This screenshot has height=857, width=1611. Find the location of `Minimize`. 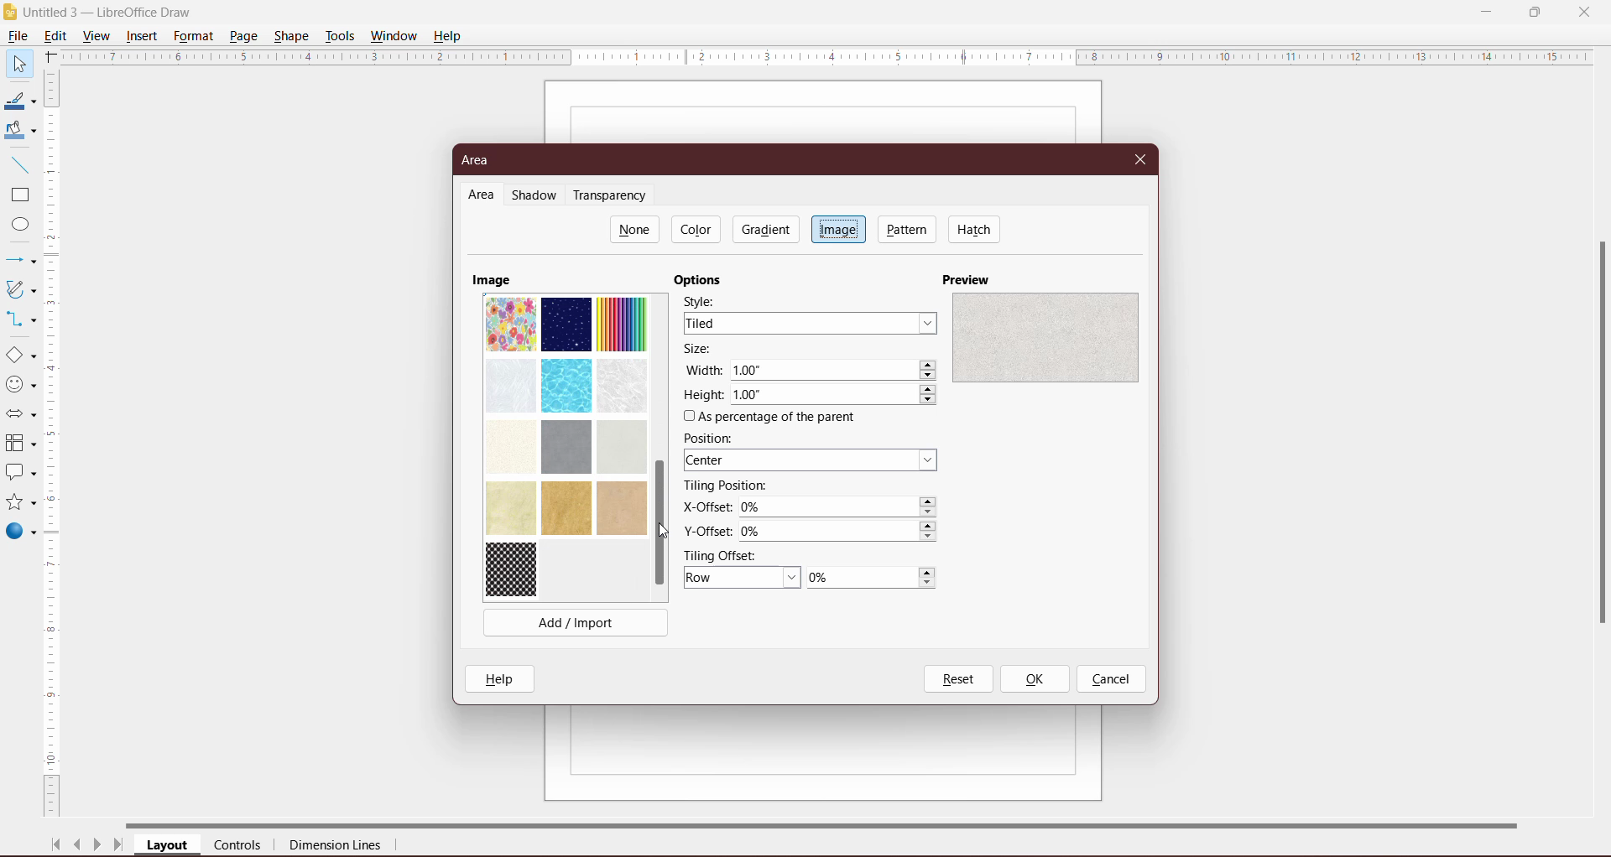

Minimize is located at coordinates (1488, 10).